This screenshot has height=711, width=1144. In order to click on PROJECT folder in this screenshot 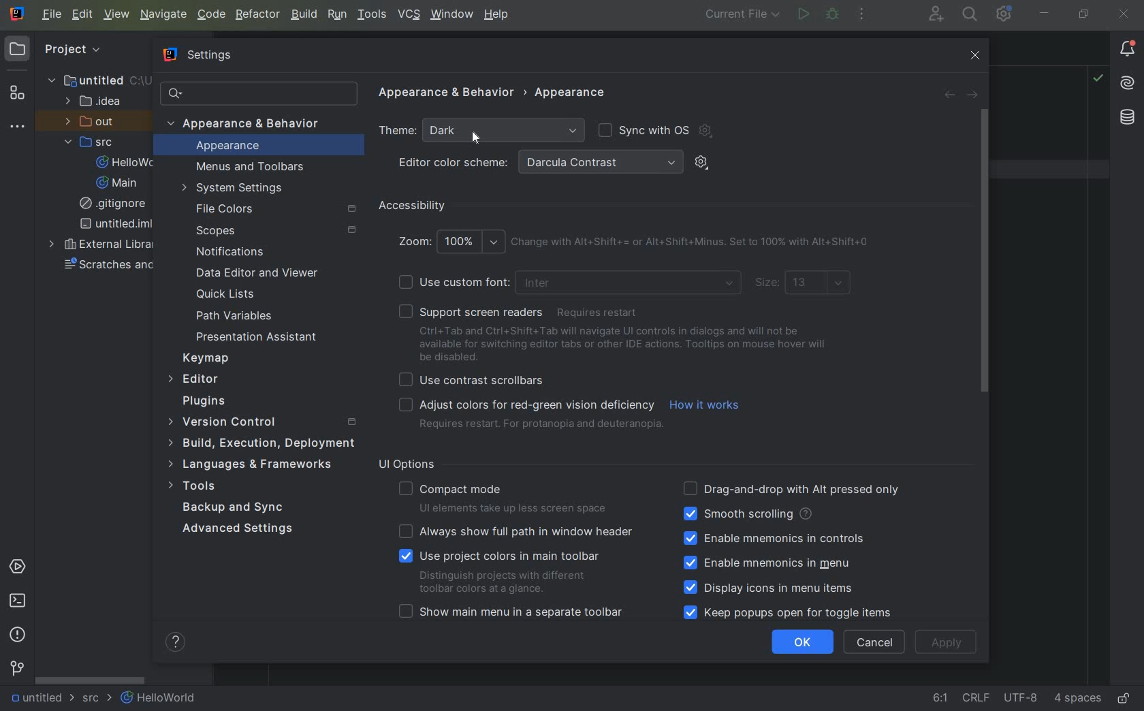, I will do `click(18, 51)`.